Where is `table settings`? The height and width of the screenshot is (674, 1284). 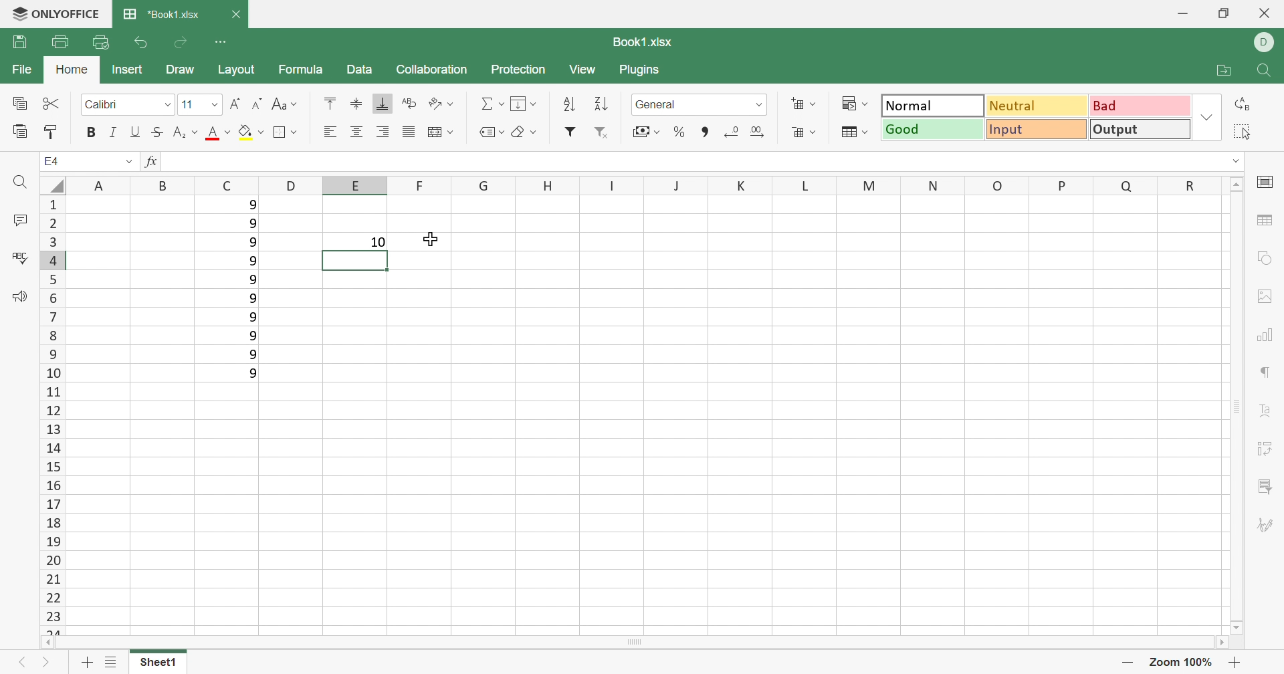 table settings is located at coordinates (1267, 219).